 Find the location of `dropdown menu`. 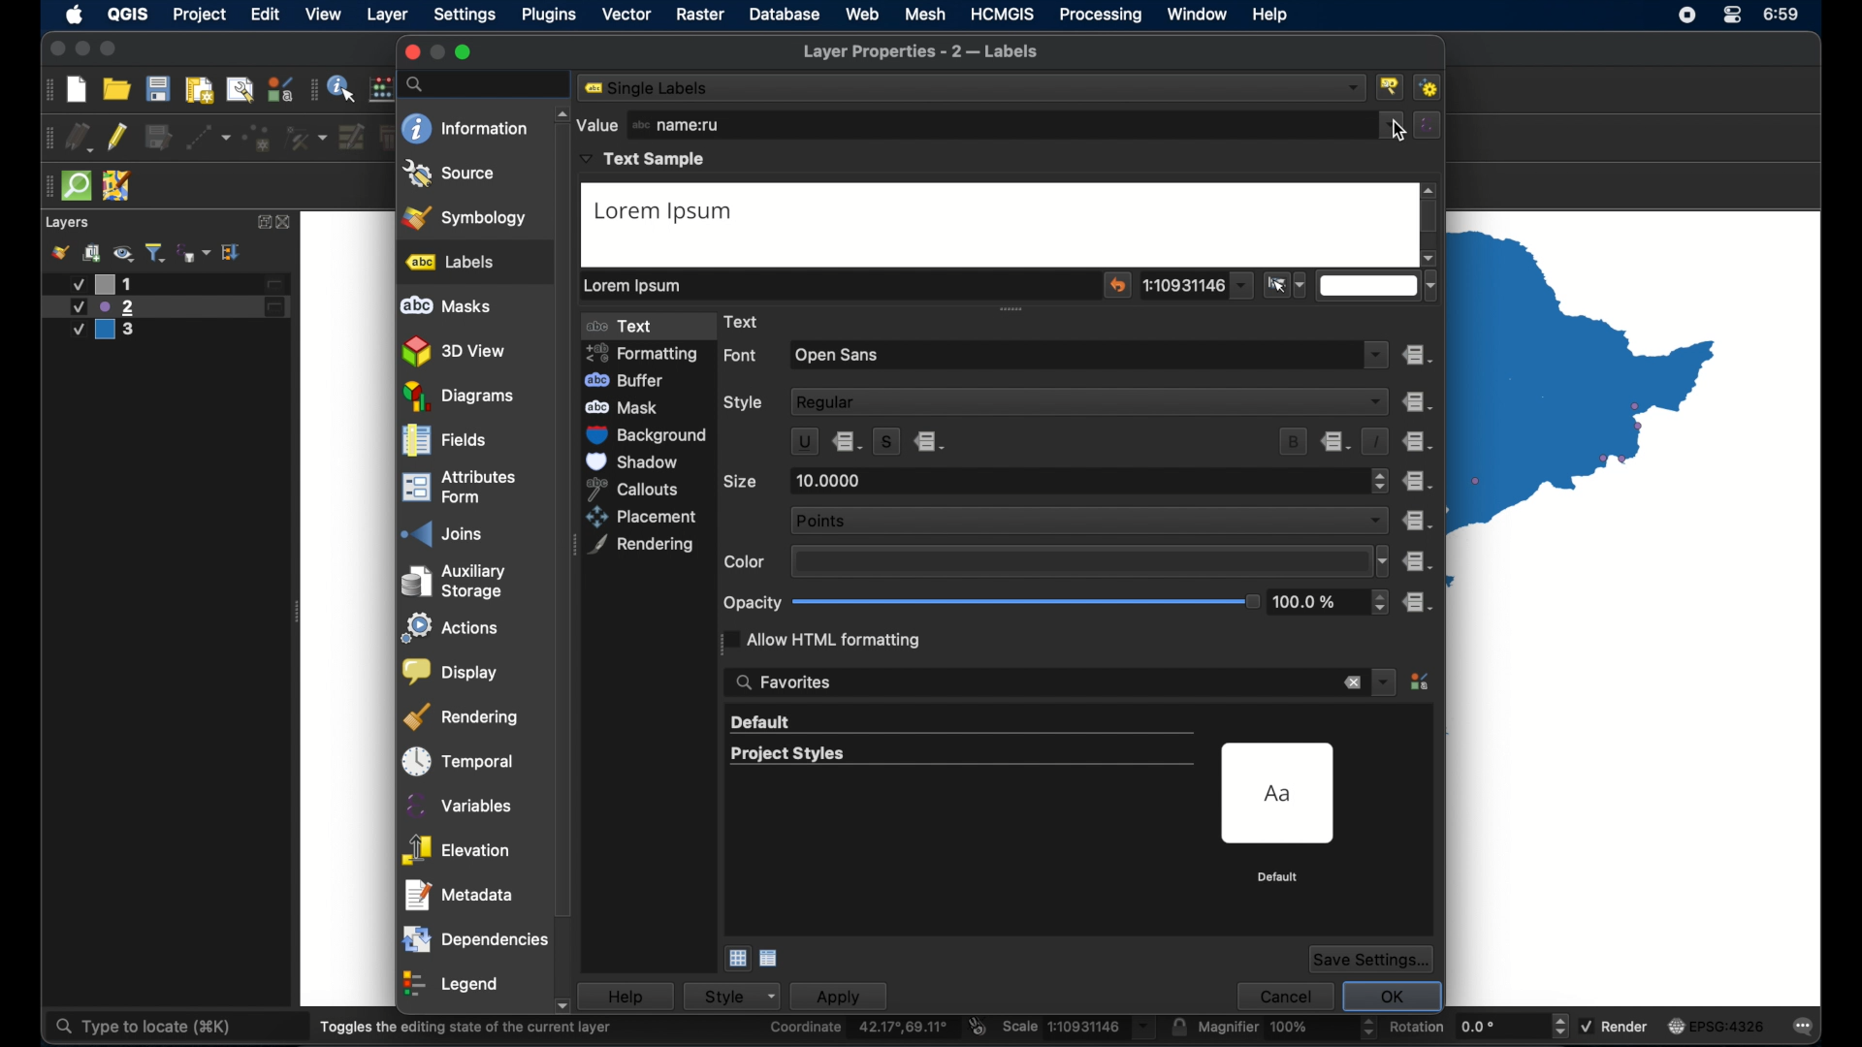

dropdown menu is located at coordinates (1380, 561).